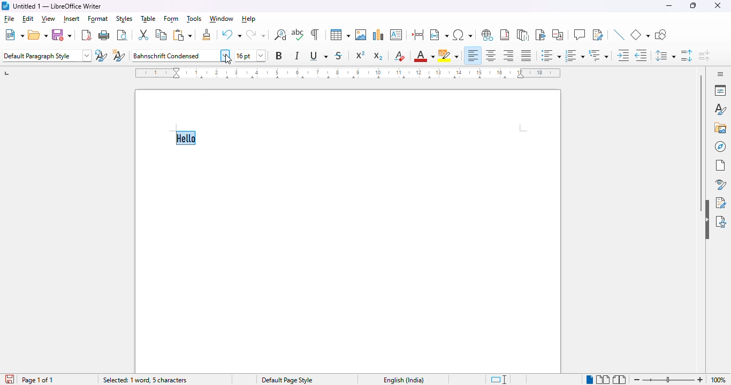  I want to click on superscript, so click(361, 55).